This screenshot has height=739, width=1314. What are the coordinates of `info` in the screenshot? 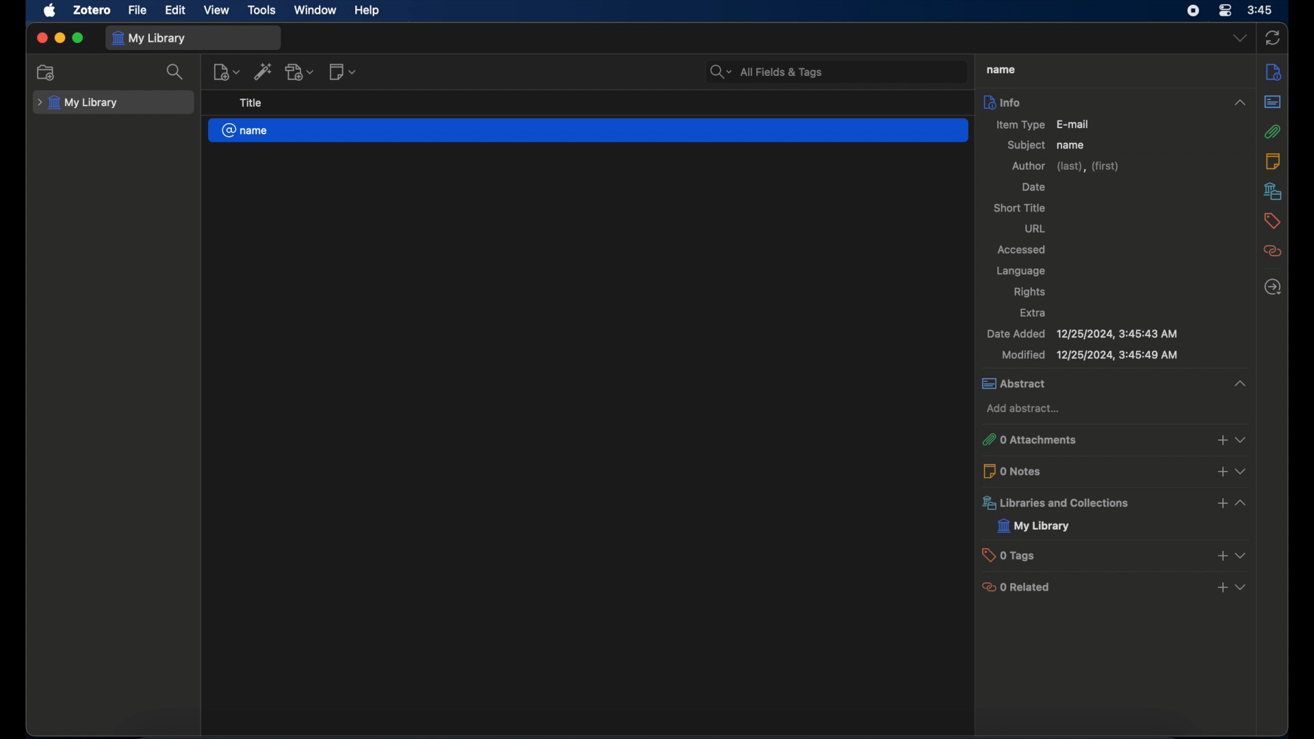 It's located at (1113, 101).